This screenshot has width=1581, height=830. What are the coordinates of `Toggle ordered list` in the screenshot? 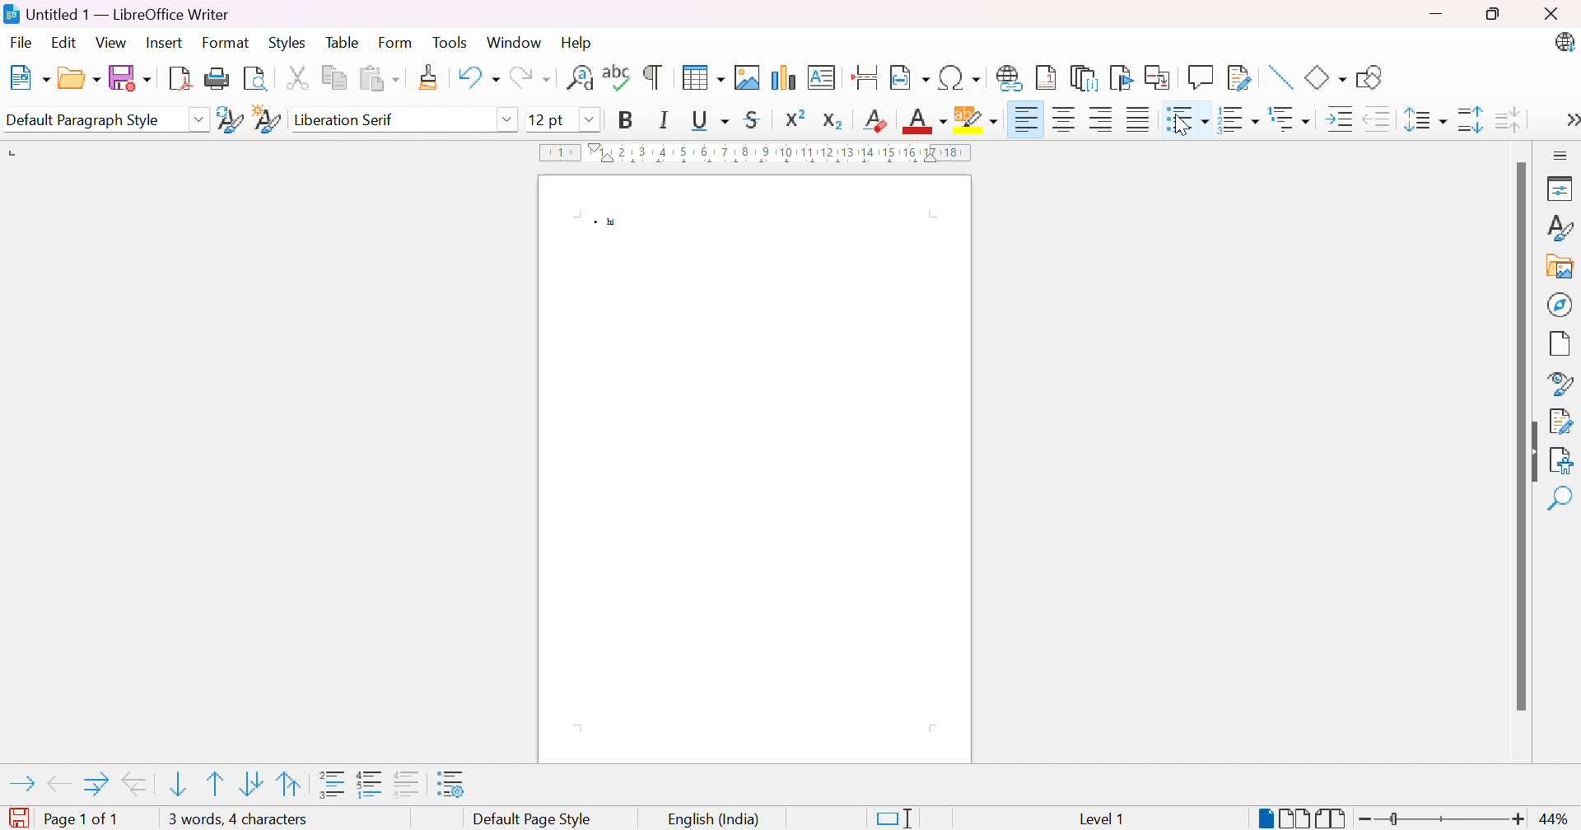 It's located at (1241, 122).